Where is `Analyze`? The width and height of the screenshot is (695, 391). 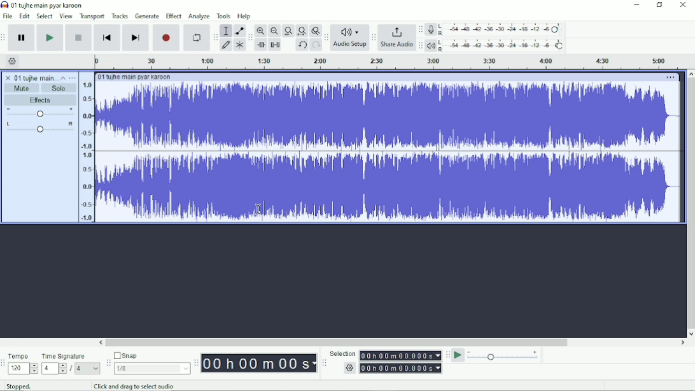 Analyze is located at coordinates (199, 16).